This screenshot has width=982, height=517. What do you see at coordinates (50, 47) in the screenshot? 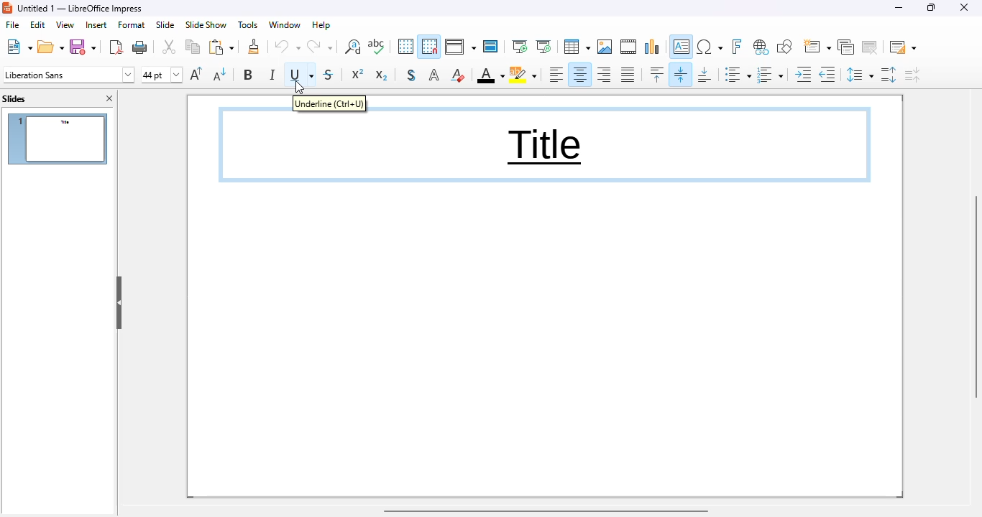
I see `open` at bounding box center [50, 47].